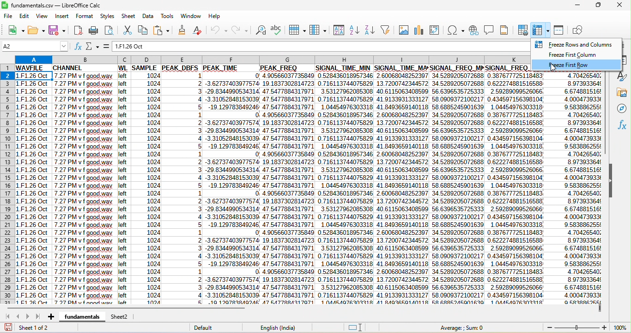 The height and width of the screenshot is (333, 631). What do you see at coordinates (37, 31) in the screenshot?
I see `open` at bounding box center [37, 31].